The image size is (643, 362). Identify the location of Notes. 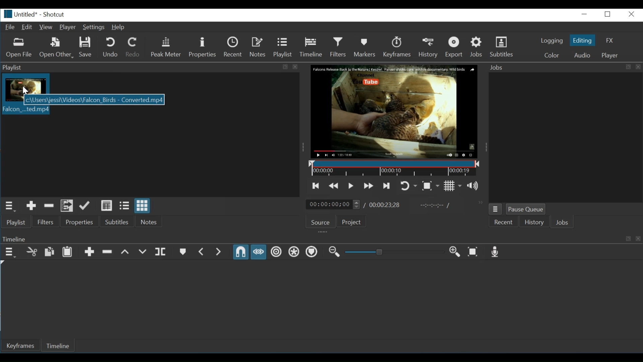
(149, 221).